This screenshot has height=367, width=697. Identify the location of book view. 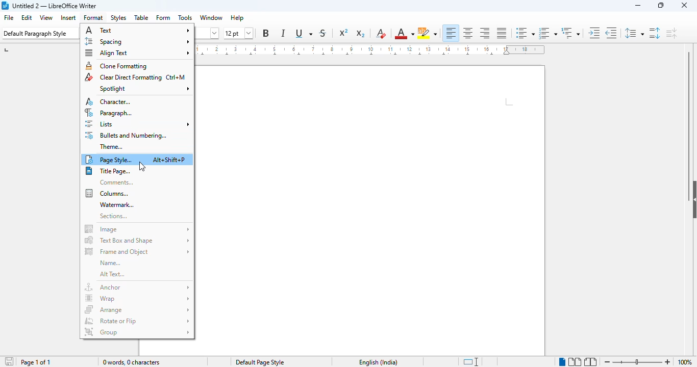
(591, 361).